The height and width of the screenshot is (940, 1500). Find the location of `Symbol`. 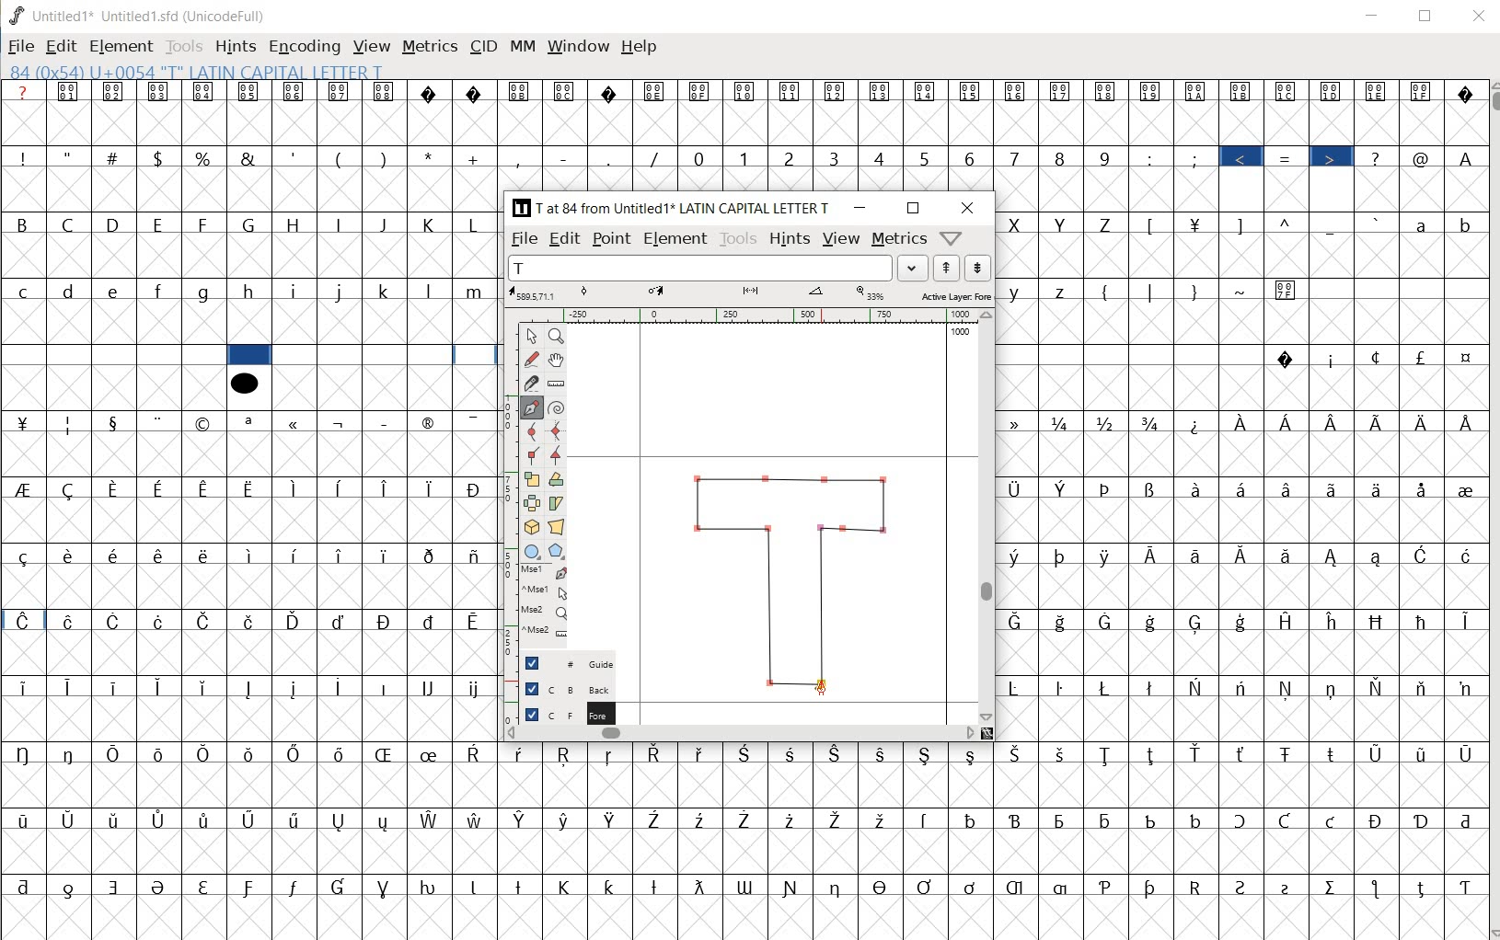

Symbol is located at coordinates (476, 620).